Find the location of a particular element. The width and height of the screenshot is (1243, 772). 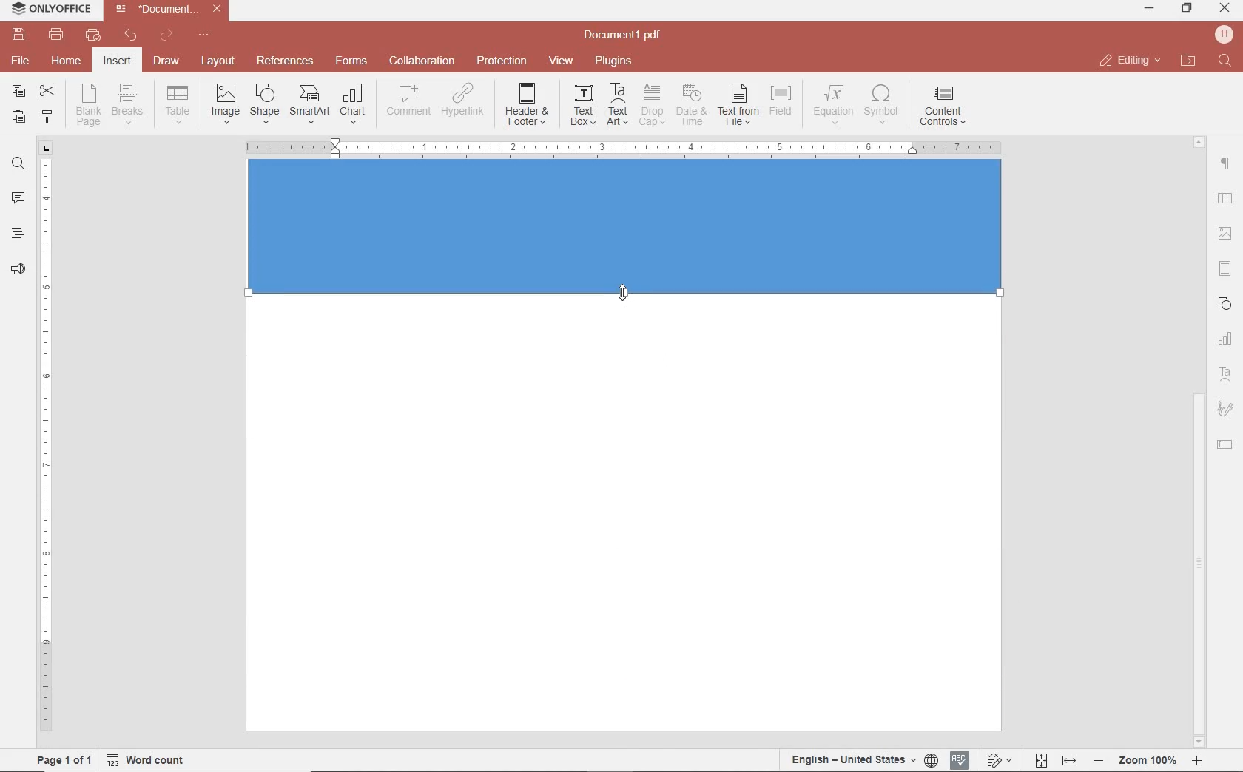

reference is located at coordinates (283, 61).